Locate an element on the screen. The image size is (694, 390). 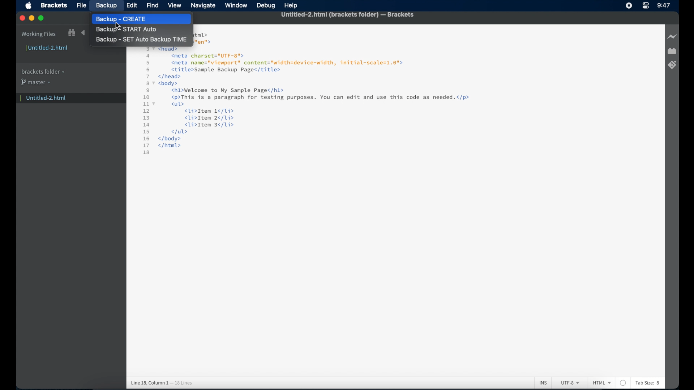
no linter available for HTML is located at coordinates (623, 383).